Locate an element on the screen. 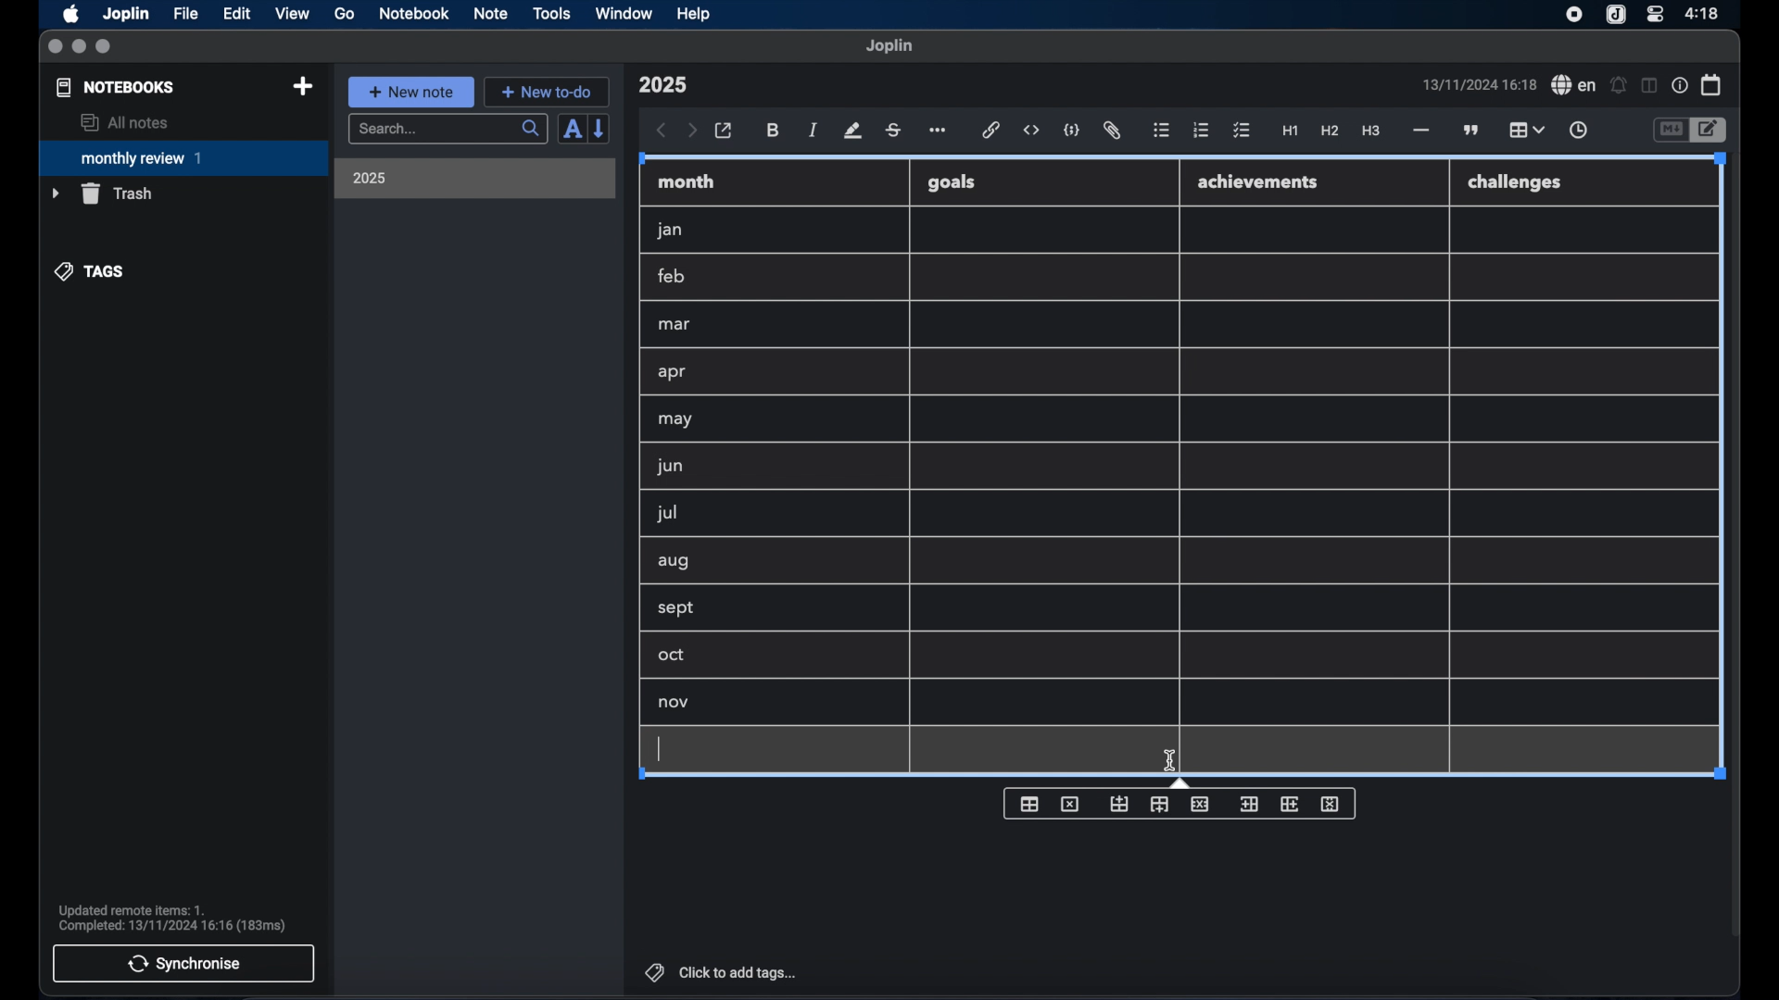 The height and width of the screenshot is (1000, 1779). minimize is located at coordinates (79, 47).